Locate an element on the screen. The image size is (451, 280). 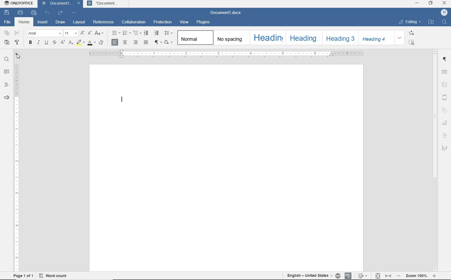
EDITING is located at coordinates (410, 22).